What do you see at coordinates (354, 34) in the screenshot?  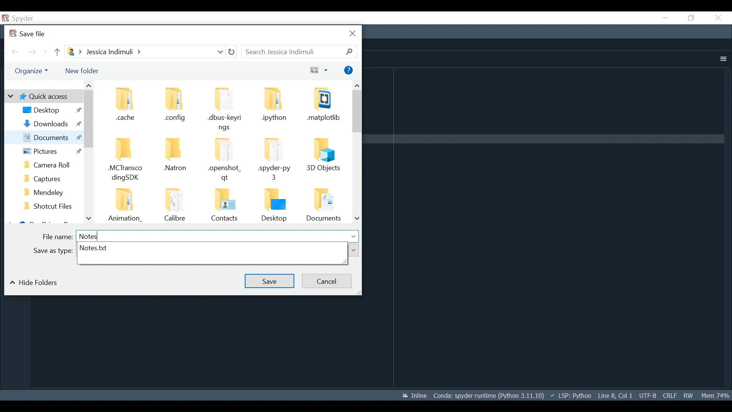 I see `Close` at bounding box center [354, 34].